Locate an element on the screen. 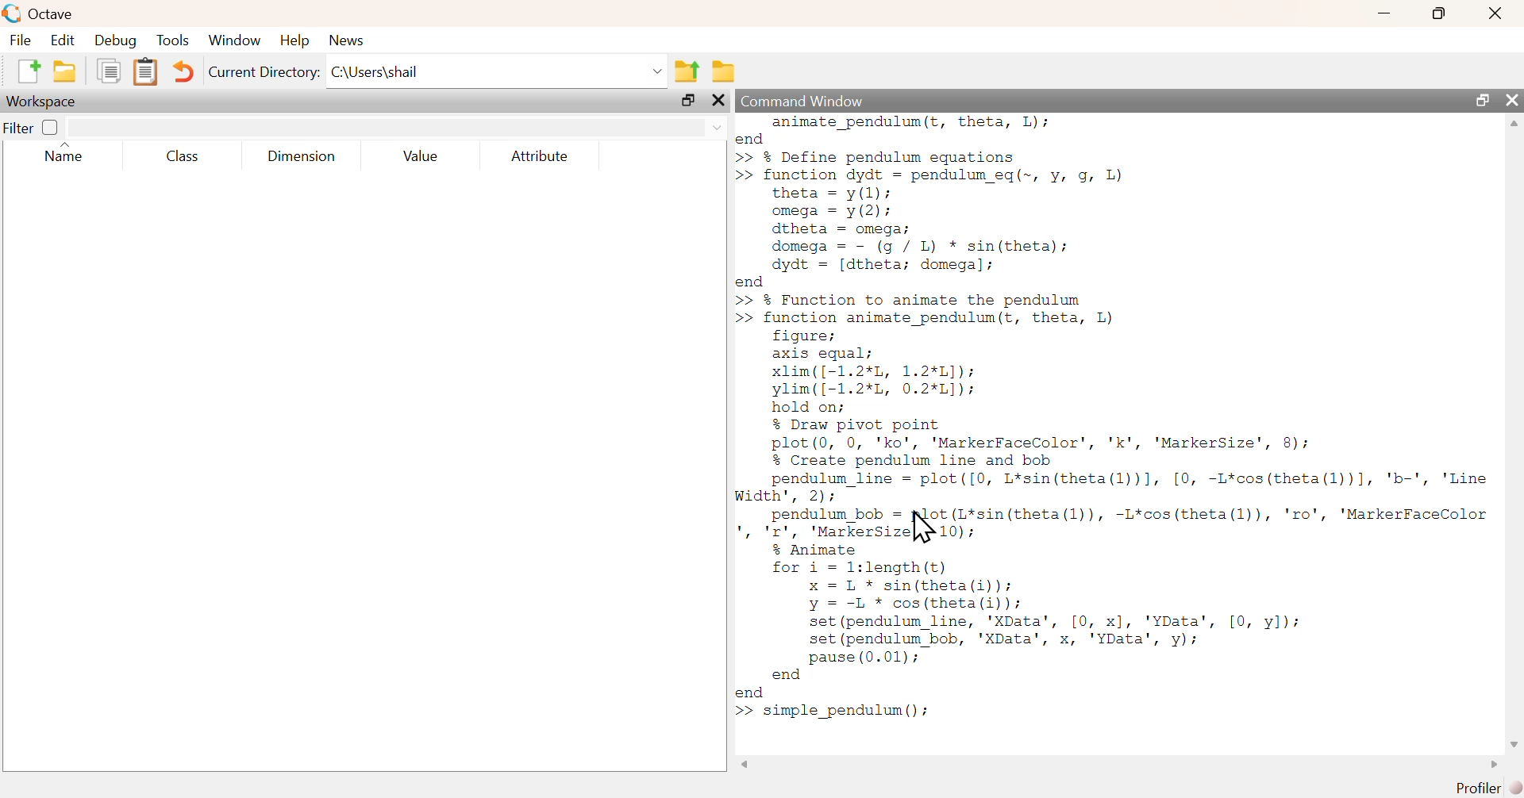 The height and width of the screenshot is (798, 1524). animate_pendulum(t, theta, L);:
end
>> % Define pendulum equations
>> function dydt = pendulum eq(~, y, g, L)
theta = y (1);
omega = y (2);
dtheta = omega;
domega = - (g / L) * sin(theta);
dydt = [dtheta; domega];
end
>> % Function to animate the pendulum
>> function animate pendulum(t, theta, L)
figure;
axis equal;
x1im([-1.2*L, 1.2*L]):
ylim([-1.2*L, 0.2*L]):
hold on;
% Draw pivot point
plot (0, 0, 'ko', 'MarkerFaceColor', 'k', 'MarkerSize', 8);
% Create pendulum line and bob
pendulum line = plot ([0, L*sin(theta(1l))], [0, -L*cos(theta(l))], 'b-', 'Line
Width', 2);
pendulum bob = Flot (L*sin(theta(l)), -L*cos(theta(l)), 'ro', 'MarkerFaceColor
vor, NarFersize p10);
% Animate
for i = 1:length(t)
x = L * sin(theta(i)):
y = -L * cos(theta(i)):
set (pendulum line, 'XData', [0, x], 'YData', [0, yl):
set (pendulum bob, 'XData', x, 'YData', y);:
pause (0.01) ;
end
end
>> simple pendulum(); is located at coordinates (1113, 418).